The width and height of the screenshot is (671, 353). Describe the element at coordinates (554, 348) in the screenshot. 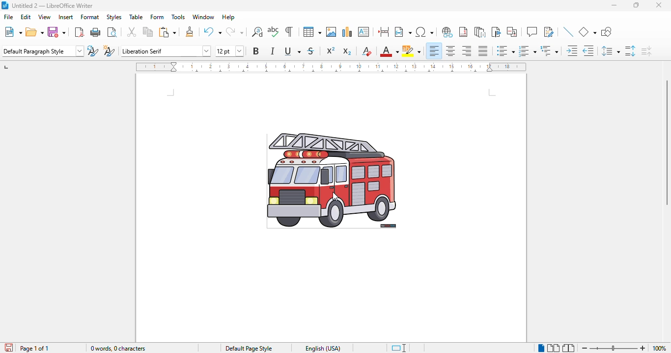

I see `multi-page view` at that location.